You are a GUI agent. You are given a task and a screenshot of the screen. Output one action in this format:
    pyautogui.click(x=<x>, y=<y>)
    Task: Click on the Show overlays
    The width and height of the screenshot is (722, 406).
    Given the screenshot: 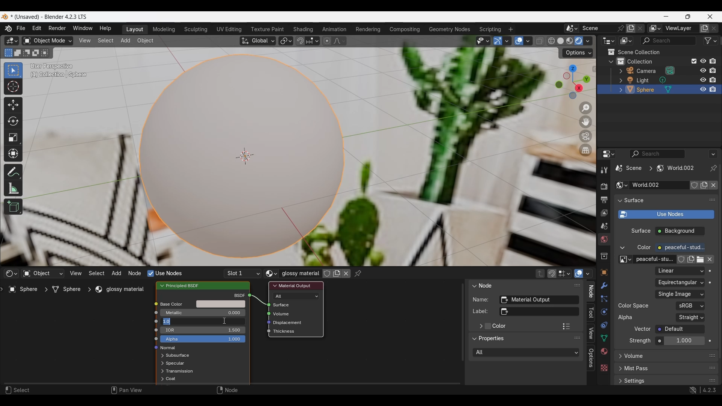 What is the action you would take?
    pyautogui.click(x=579, y=273)
    